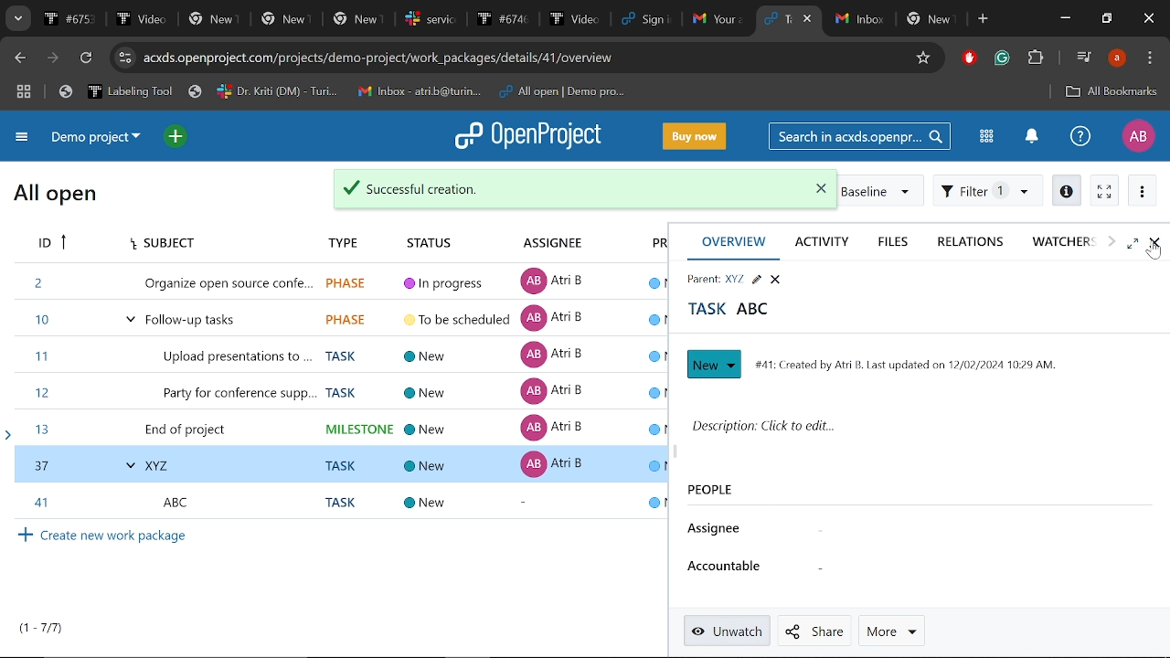 The height and width of the screenshot is (658, 1170). I want to click on All open, so click(56, 196).